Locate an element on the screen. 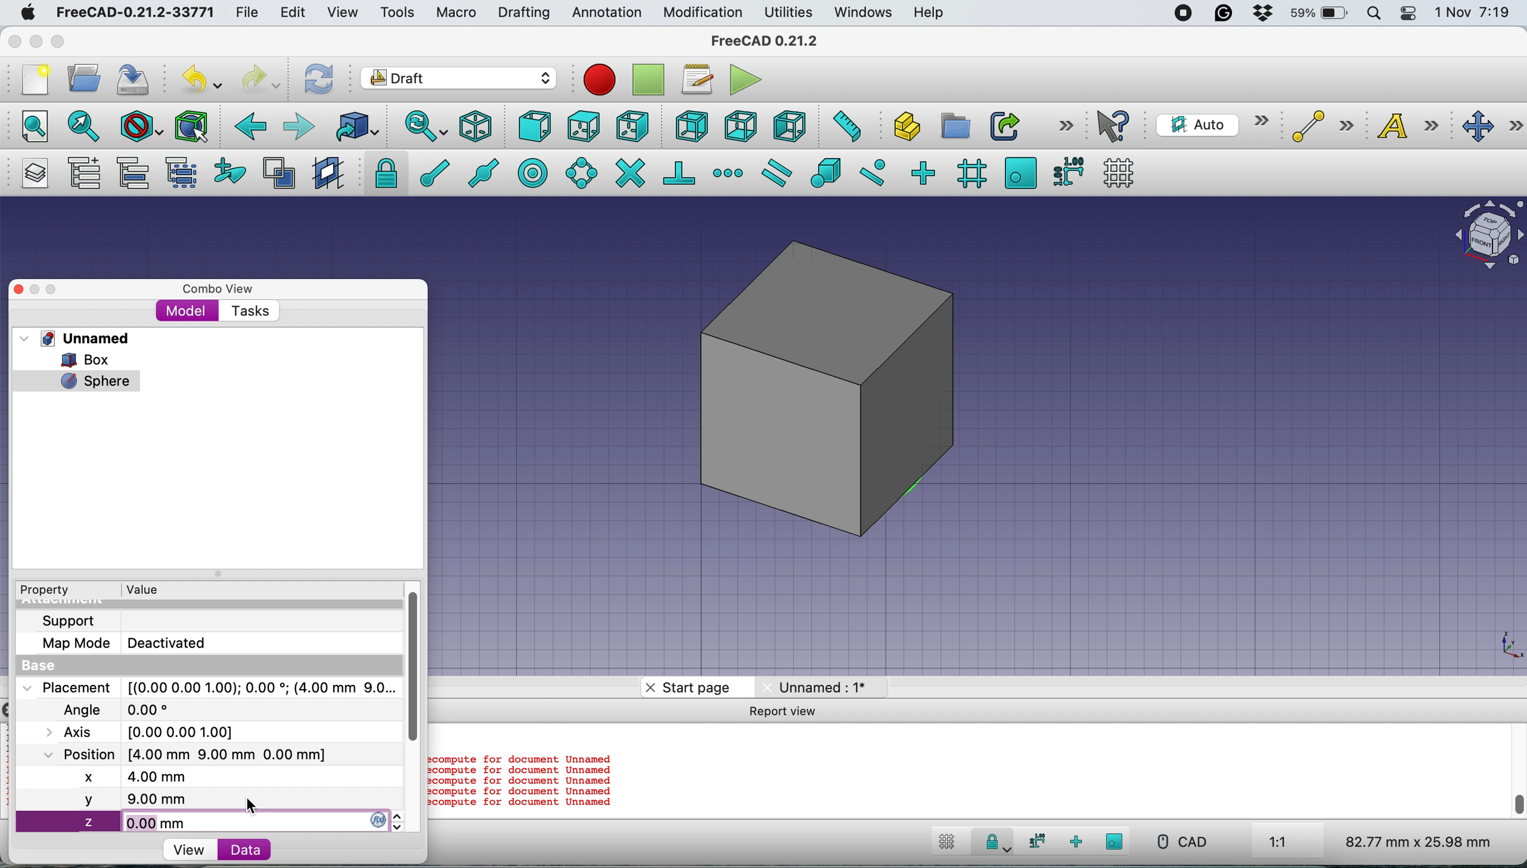 The image size is (1527, 868). top is located at coordinates (584, 125).